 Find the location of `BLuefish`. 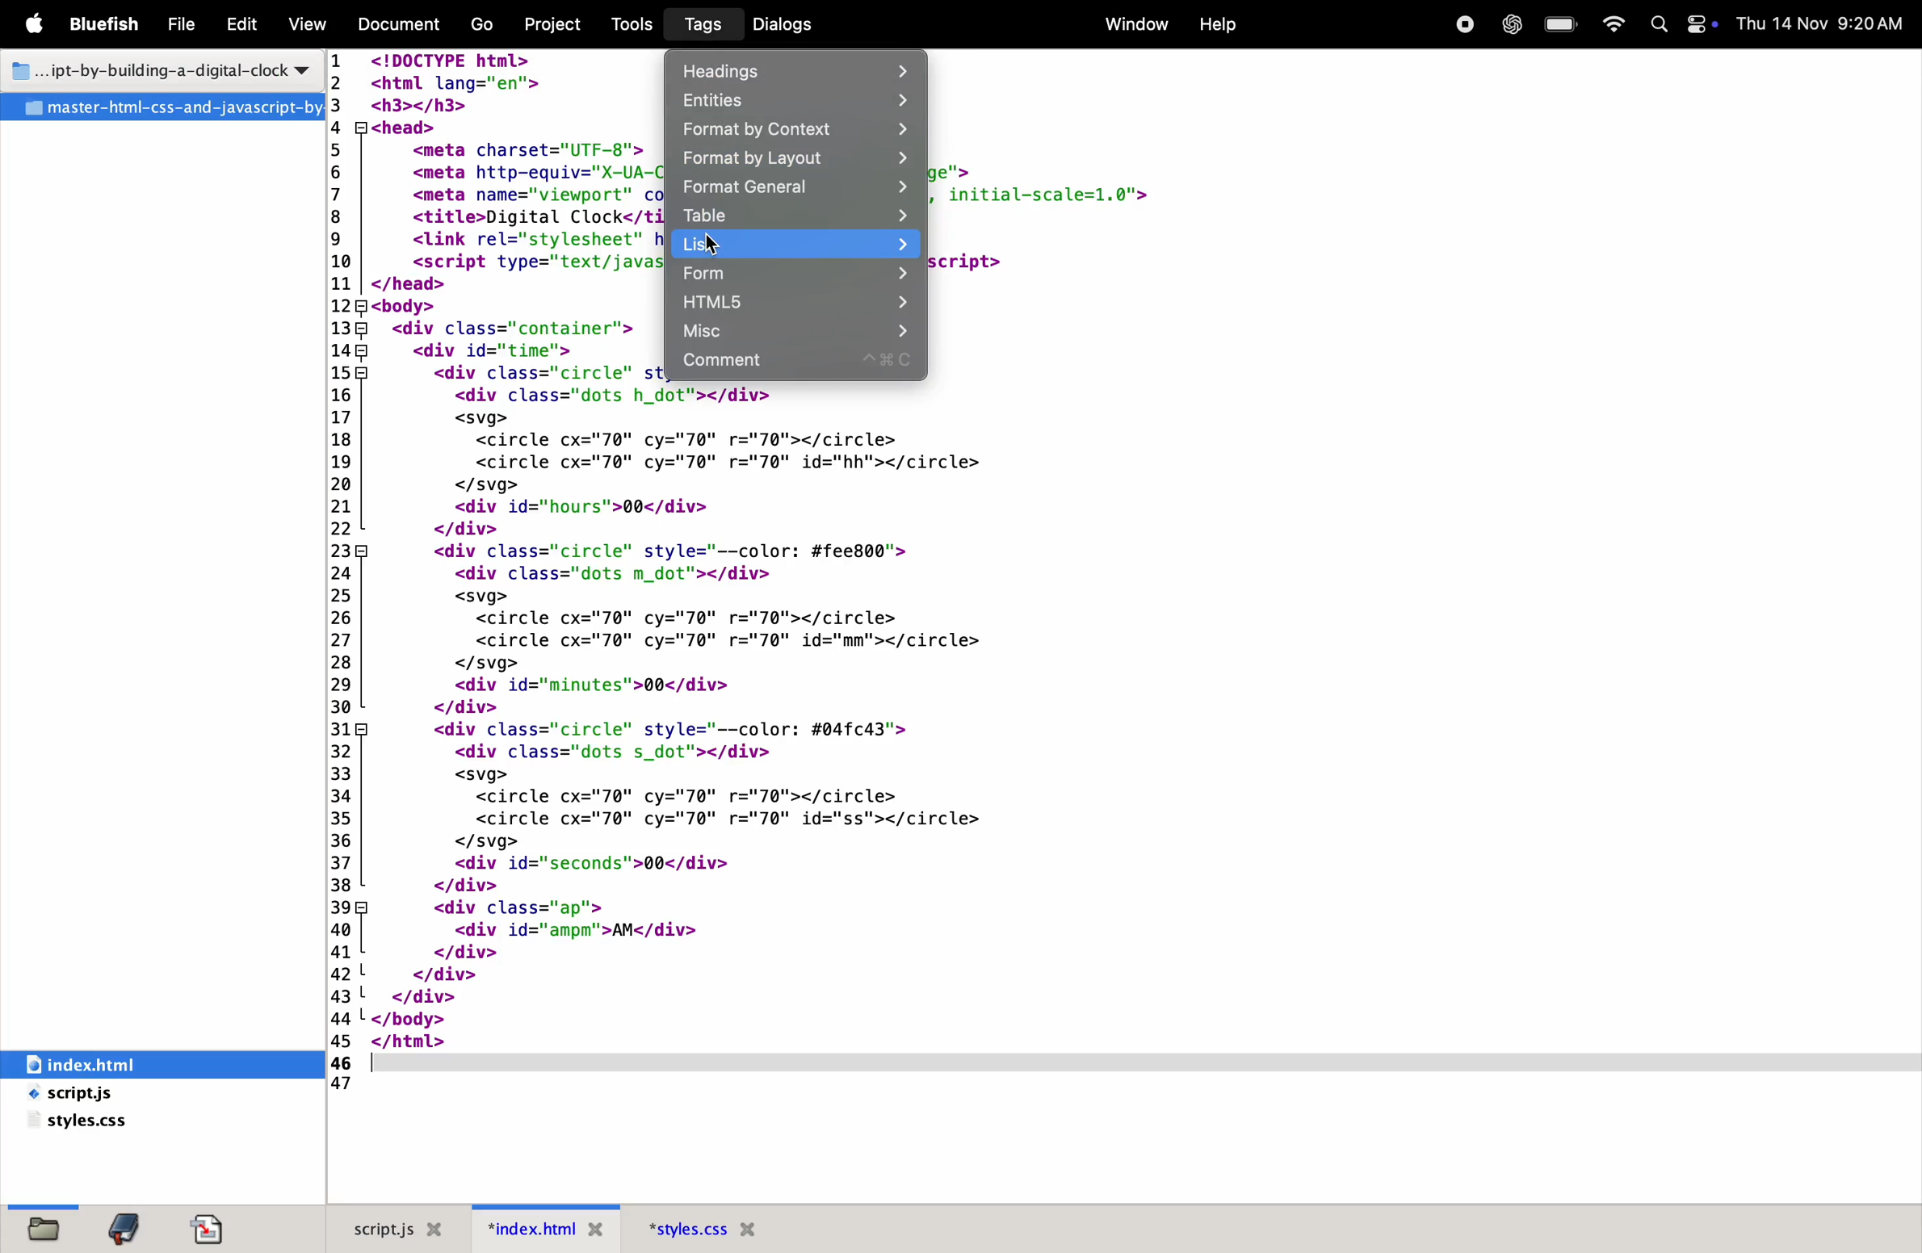

BLuefish is located at coordinates (108, 23).